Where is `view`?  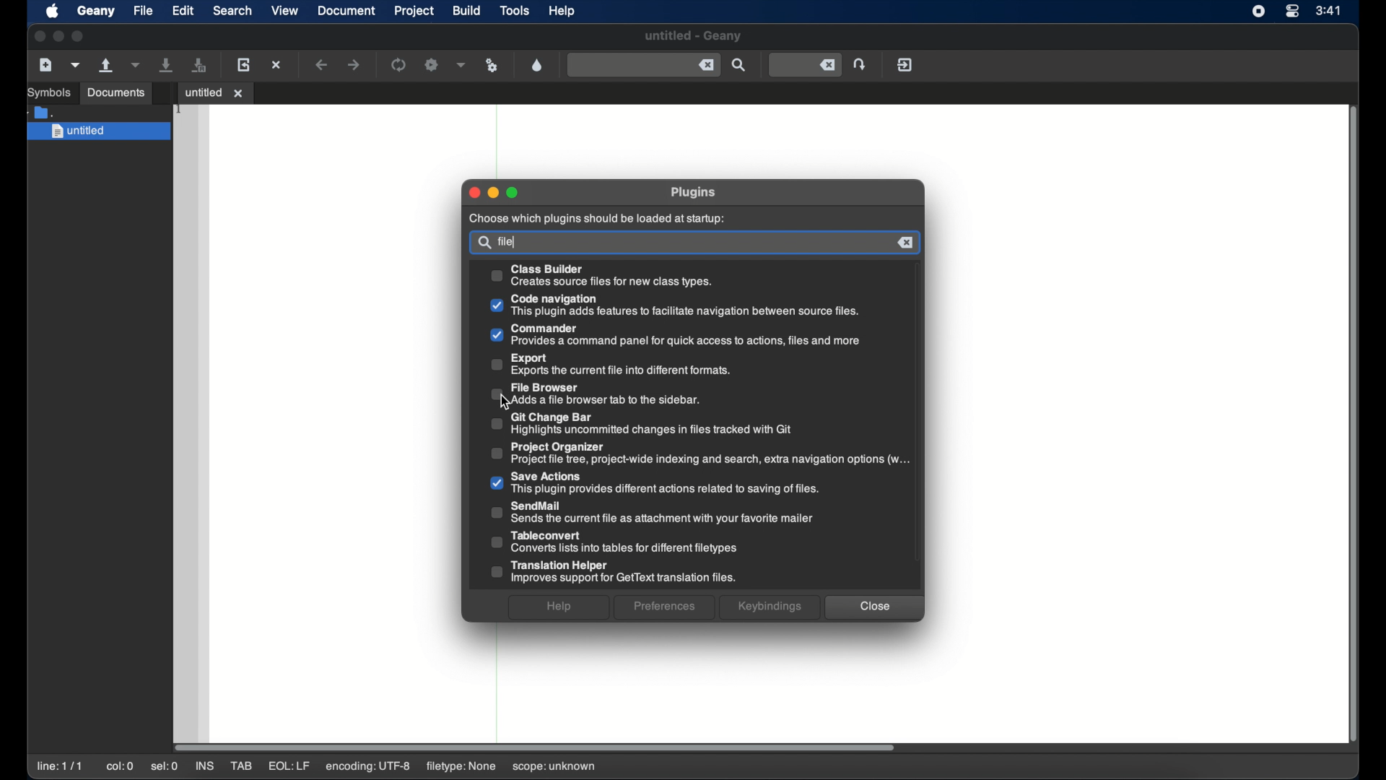 view is located at coordinates (285, 11).